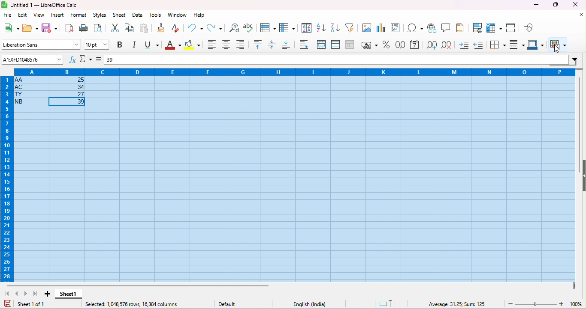 The image size is (586, 309). What do you see at coordinates (135, 45) in the screenshot?
I see `italics` at bounding box center [135, 45].